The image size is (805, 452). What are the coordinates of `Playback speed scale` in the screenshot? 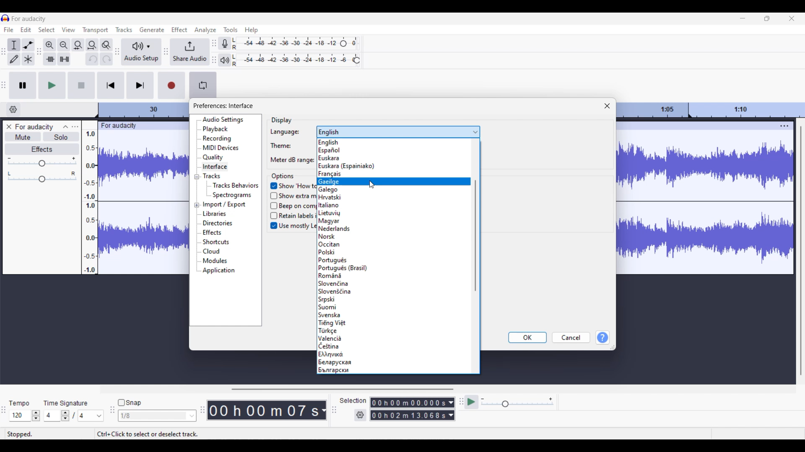 It's located at (517, 402).